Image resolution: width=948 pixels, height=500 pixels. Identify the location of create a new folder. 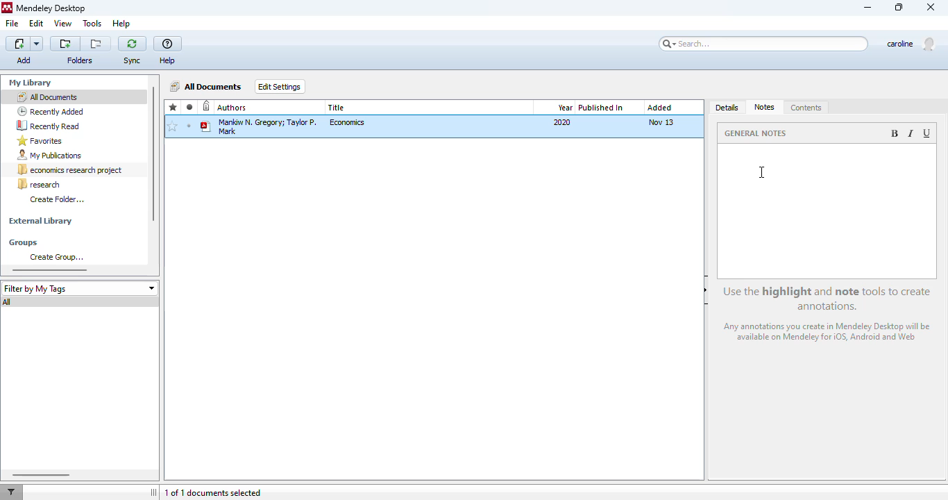
(65, 44).